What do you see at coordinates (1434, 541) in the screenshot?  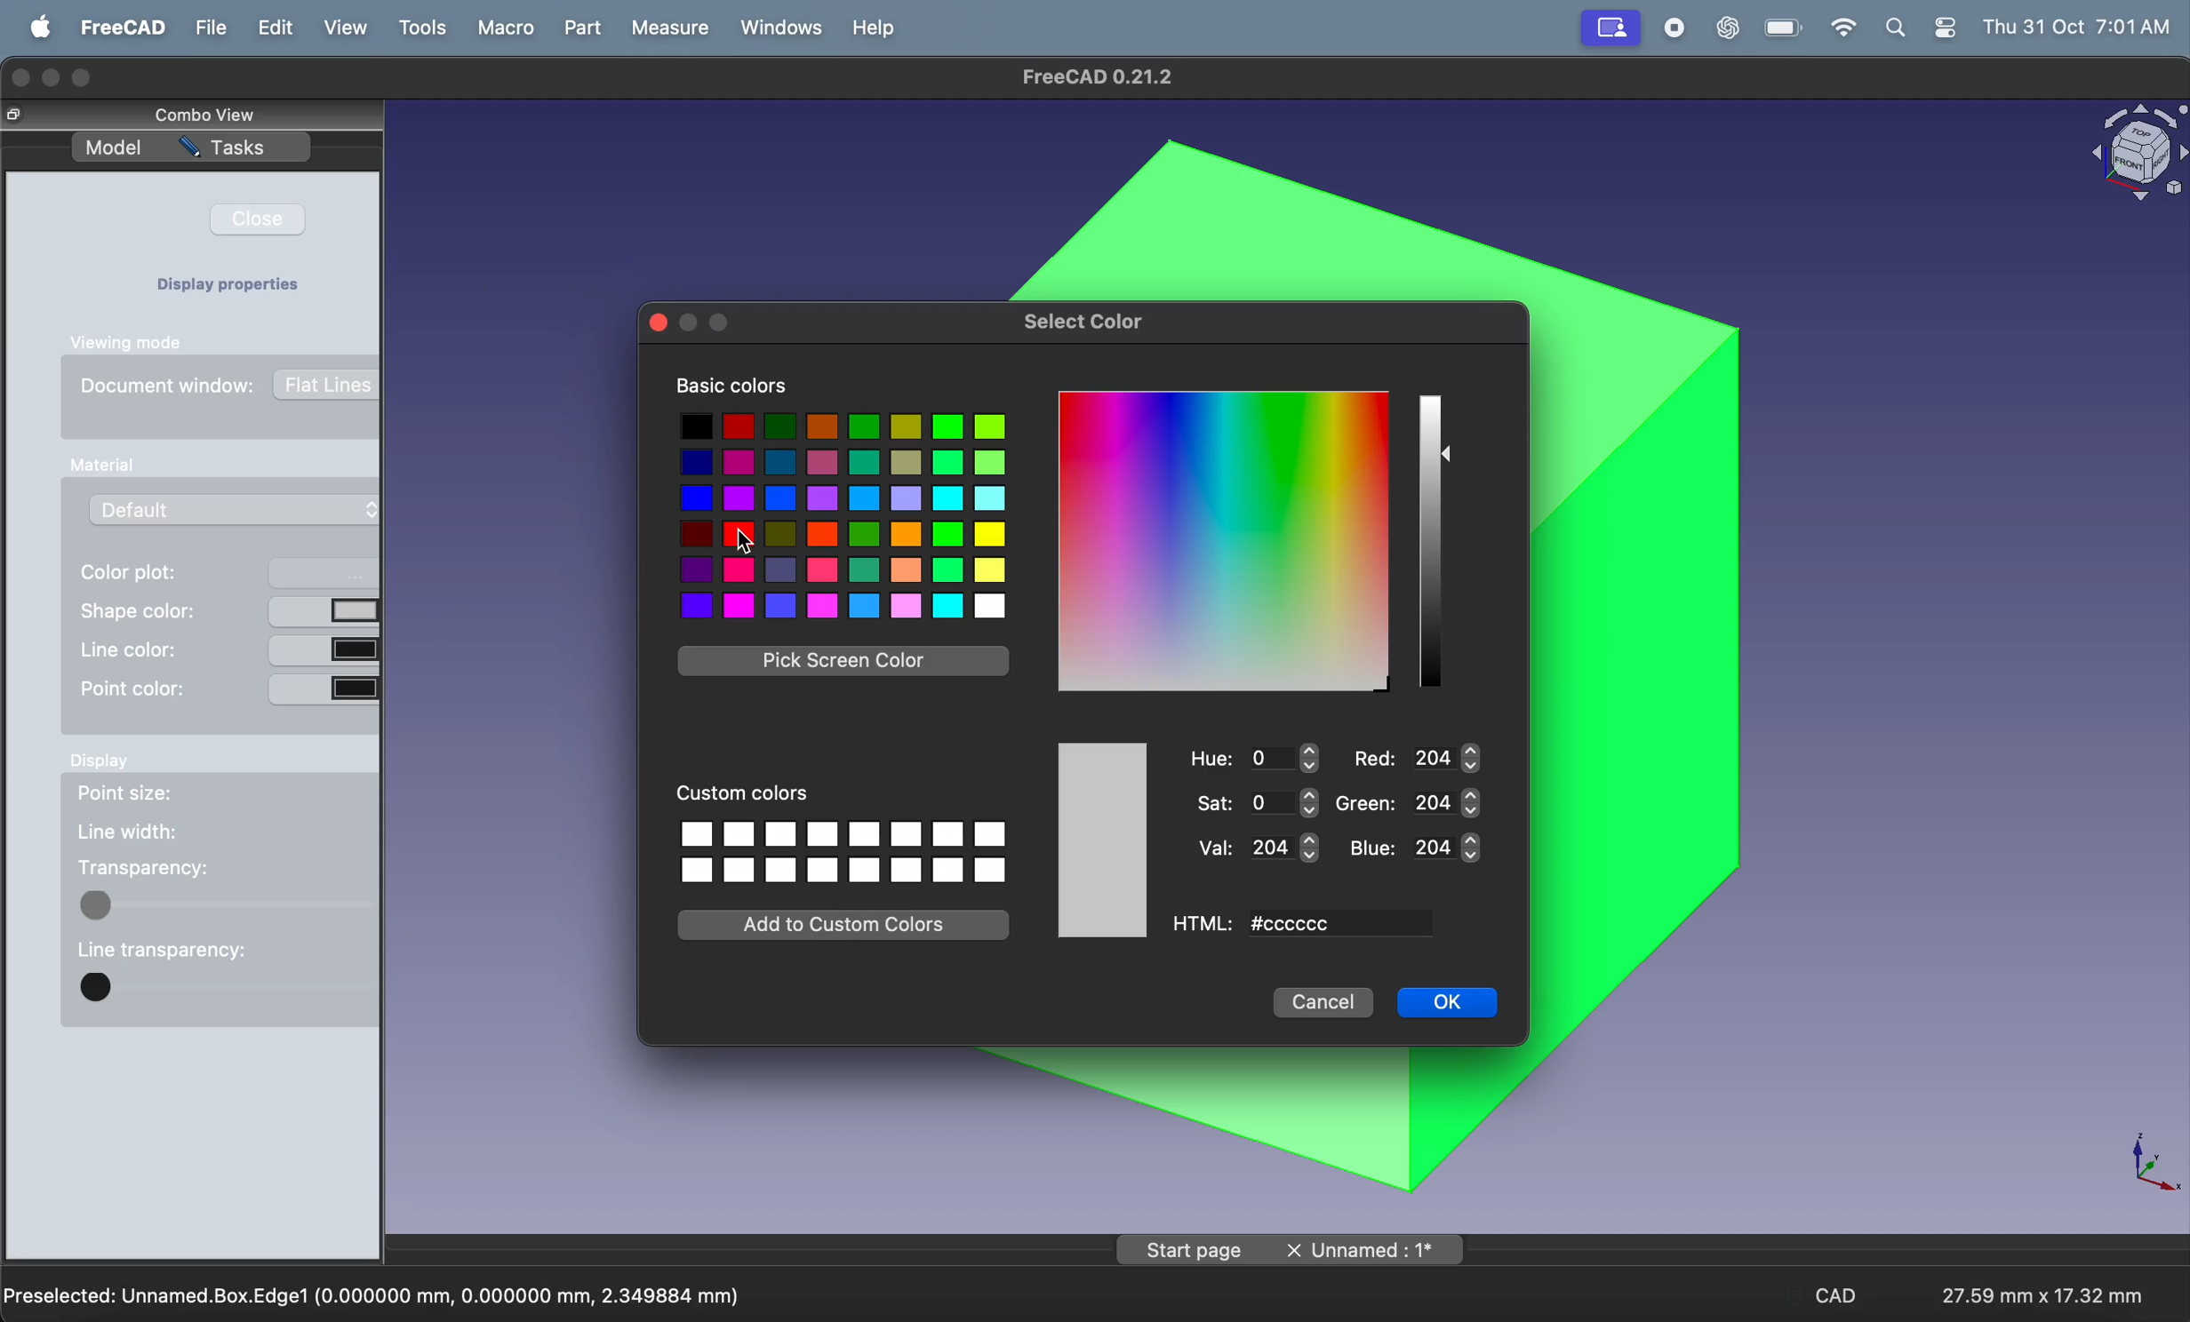 I see `color scale` at bounding box center [1434, 541].